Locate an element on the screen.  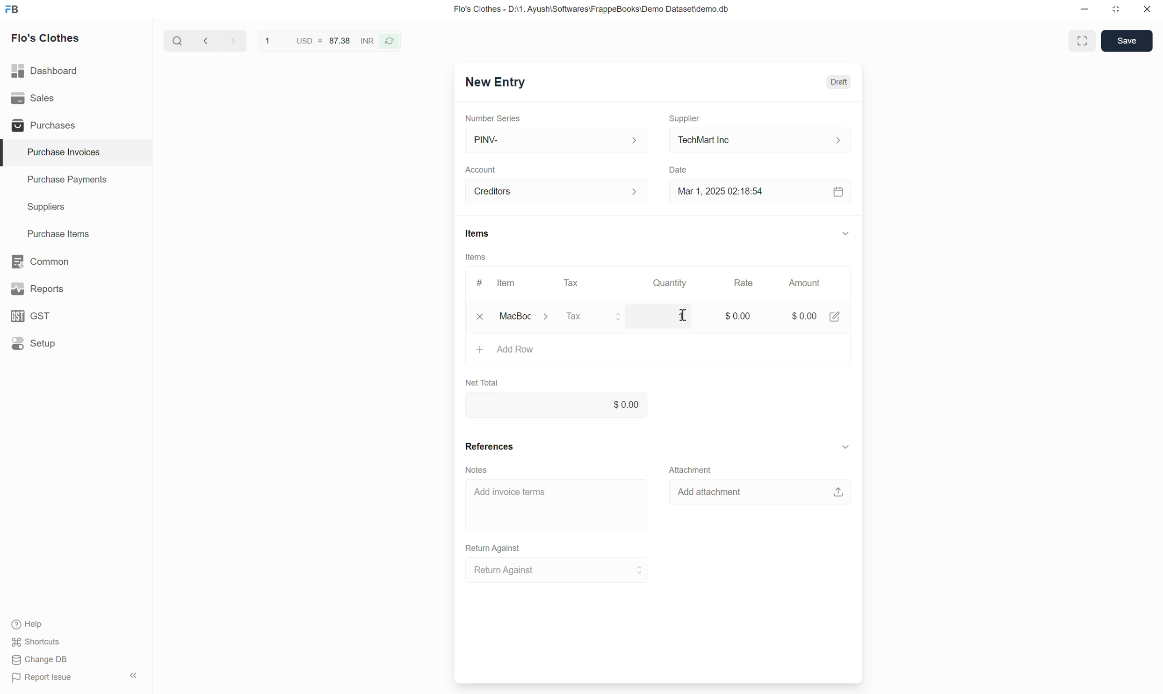
cursor is located at coordinates (686, 316).